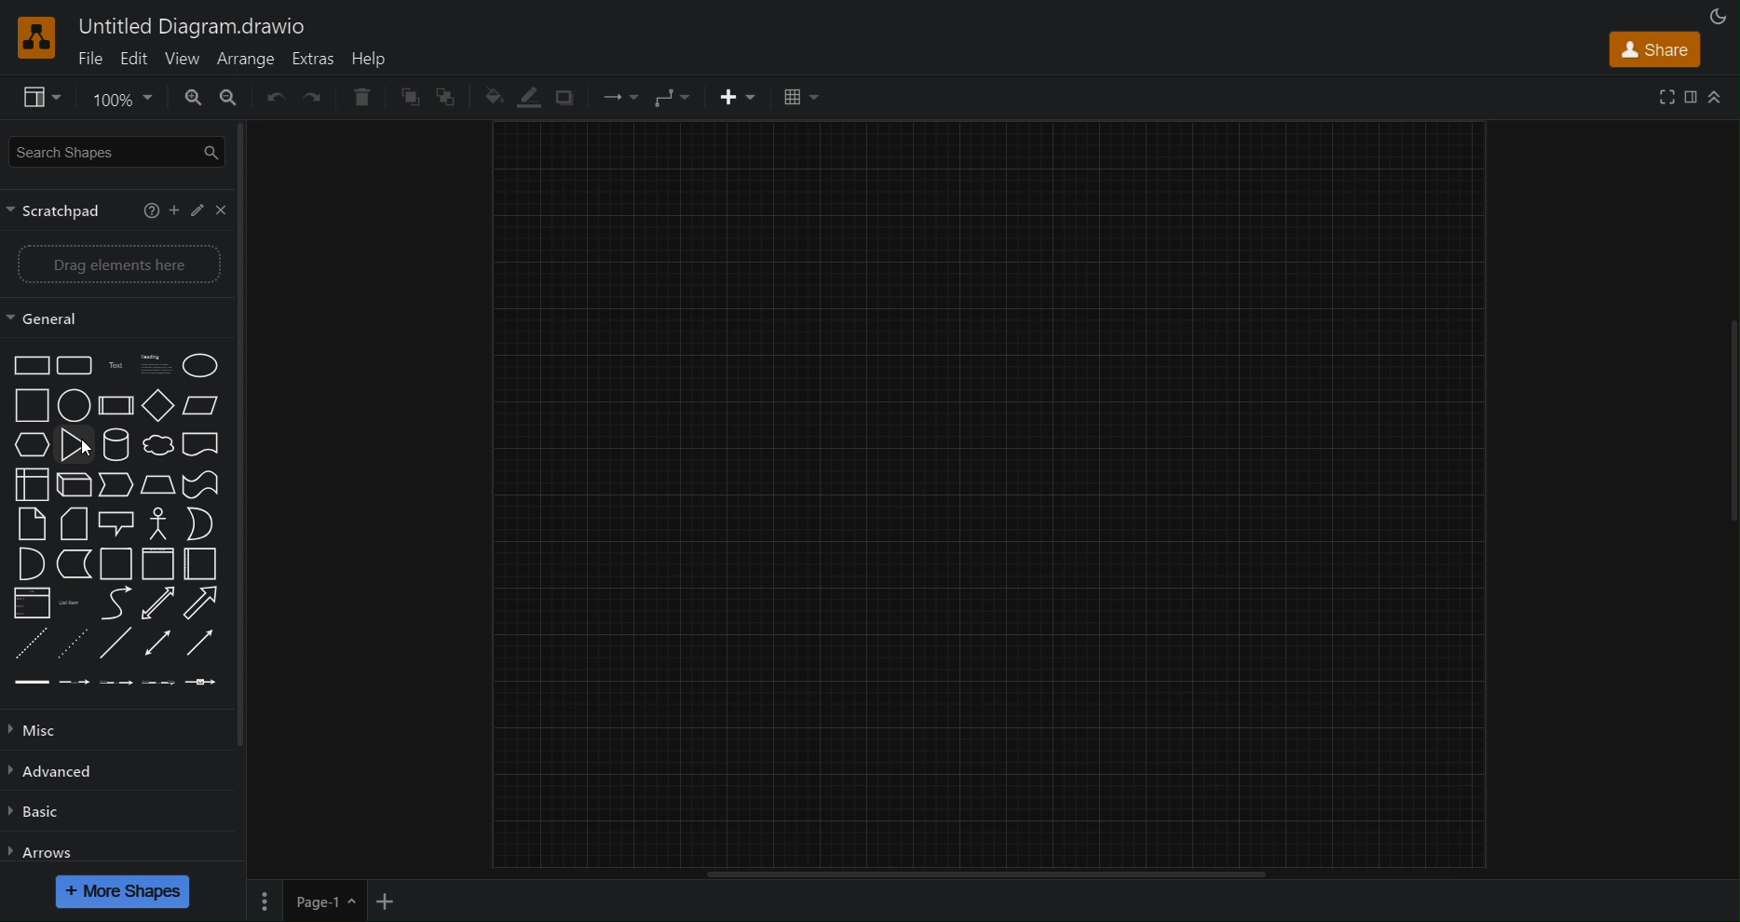 The width and height of the screenshot is (1740, 922). Describe the element at coordinates (1714, 98) in the screenshot. I see `Collapse` at that location.